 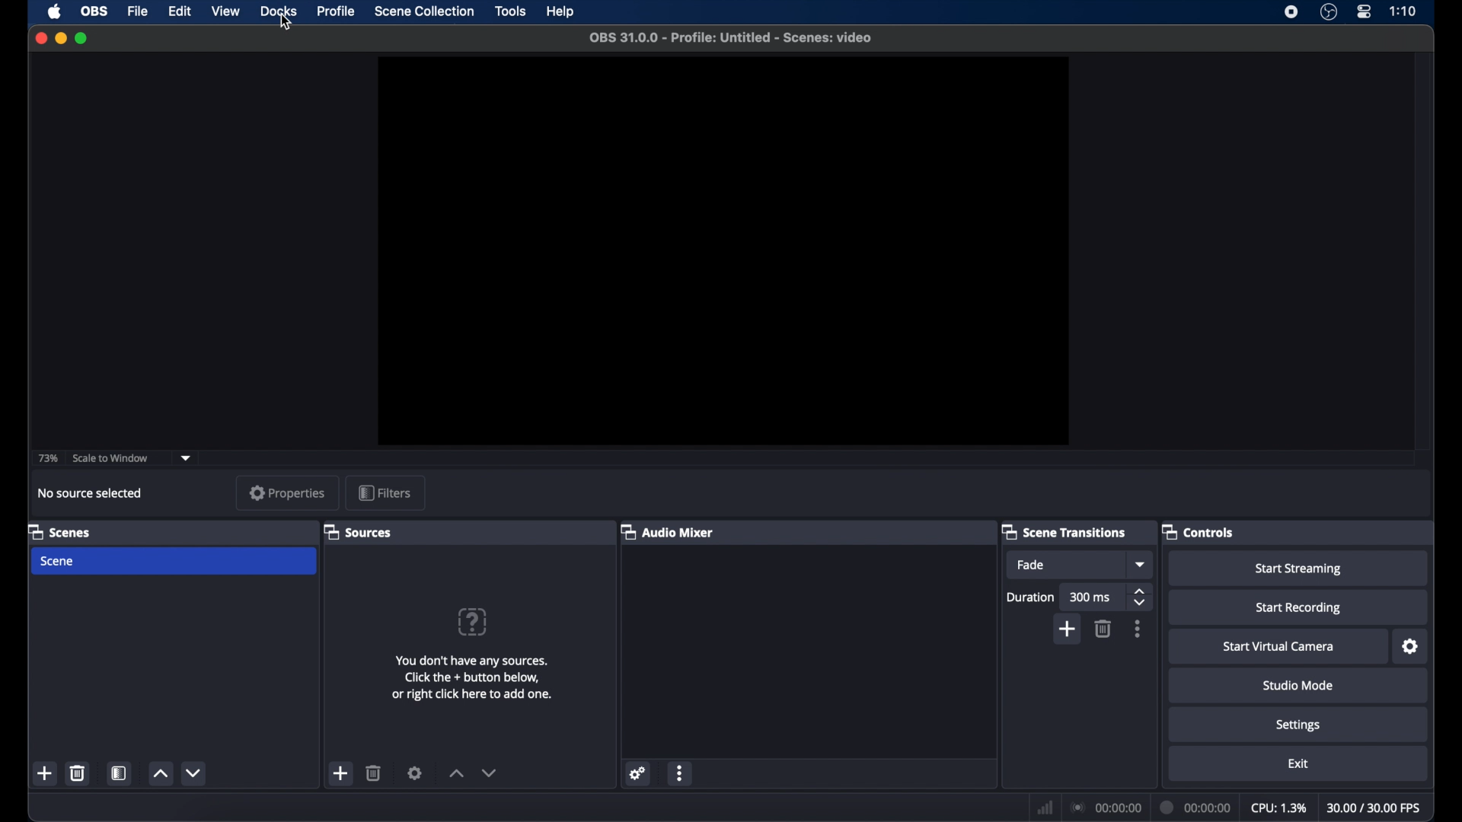 I want to click on start virtual camera, so click(x=1278, y=647).